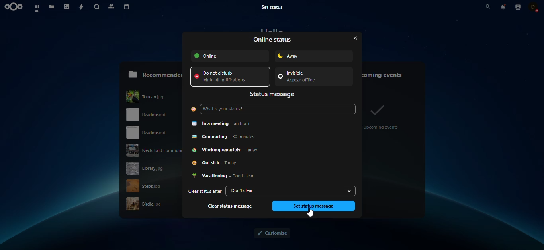 The image size is (544, 250). I want to click on close, so click(353, 38).